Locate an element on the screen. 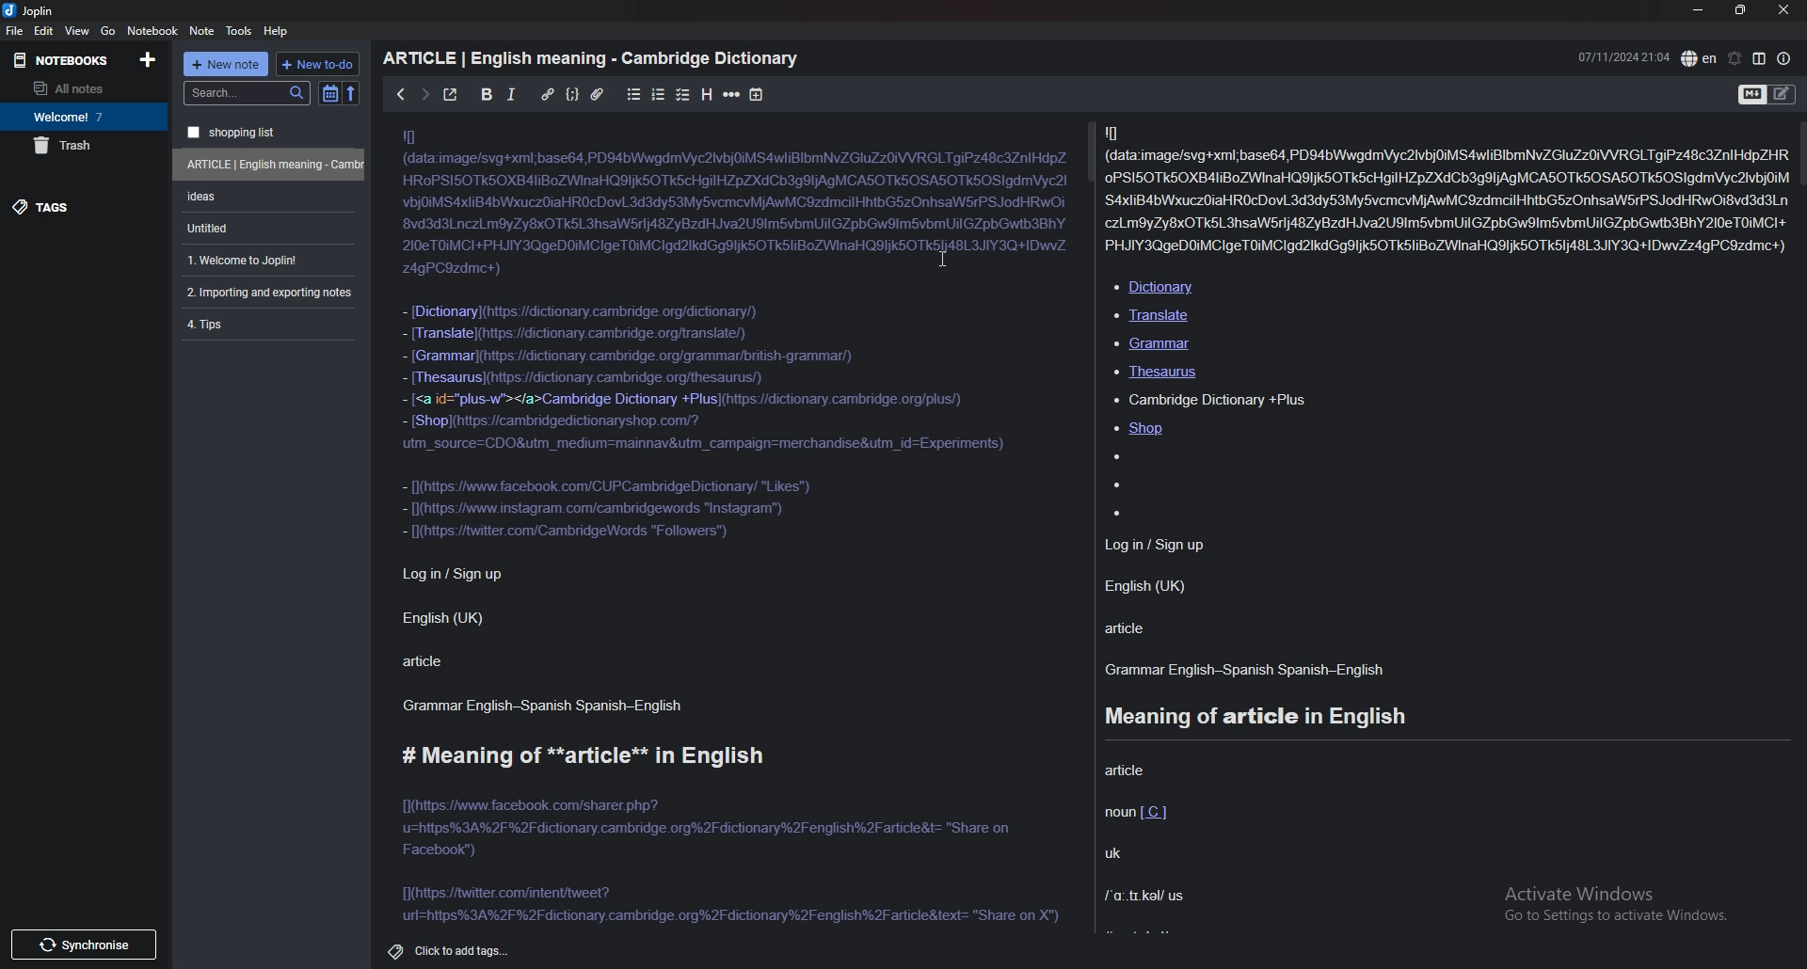 Image resolution: width=1807 pixels, height=969 pixels. toggle external editor is located at coordinates (451, 94).